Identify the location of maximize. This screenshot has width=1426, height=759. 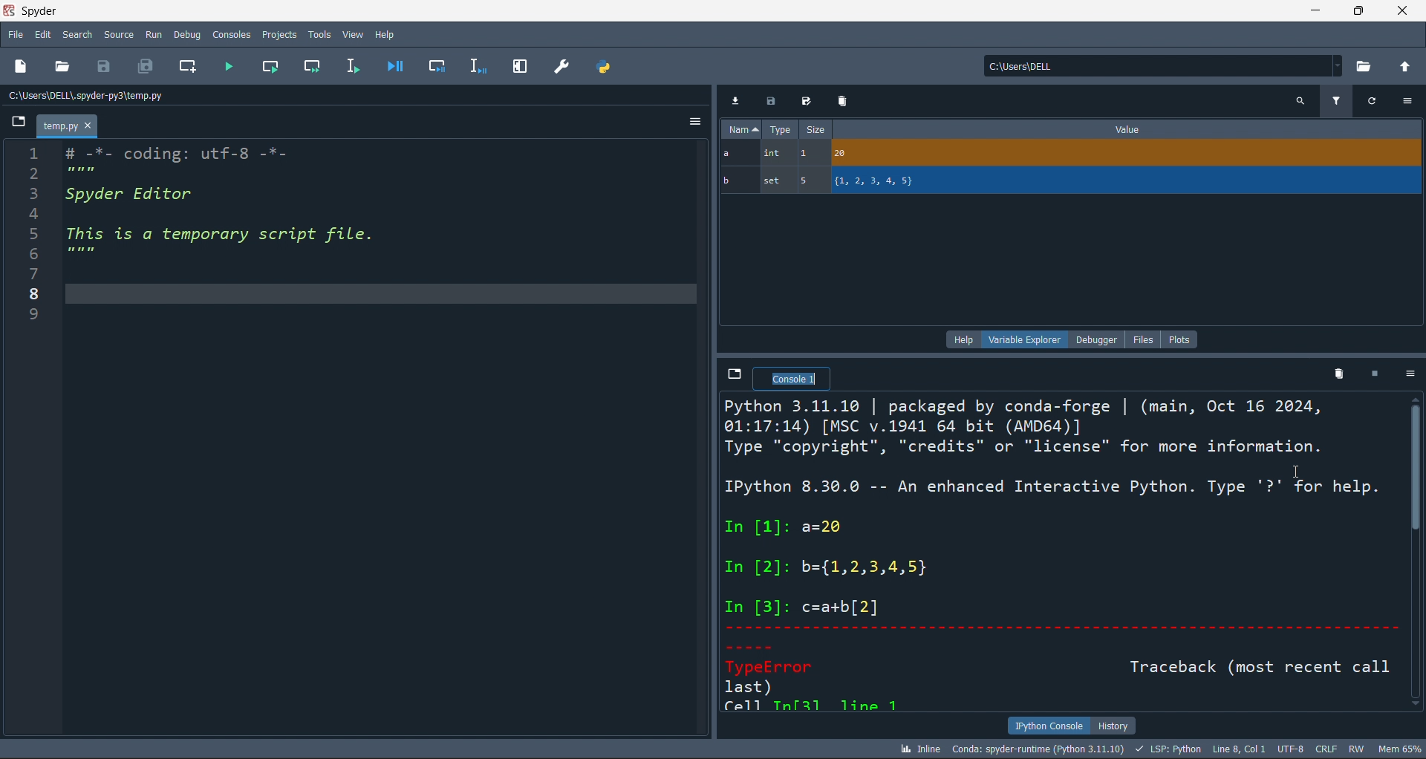
(1357, 10).